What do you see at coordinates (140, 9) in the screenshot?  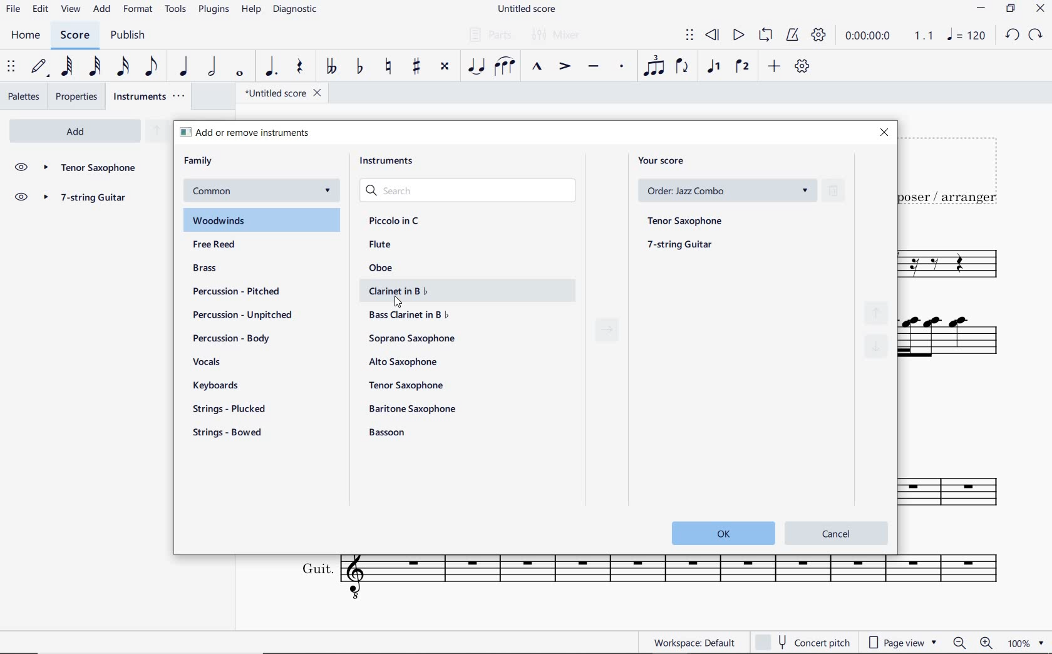 I see `FORMAT` at bounding box center [140, 9].